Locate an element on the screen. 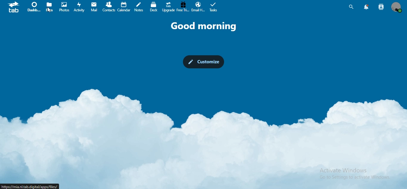 The image size is (407, 189). calendar is located at coordinates (123, 6).